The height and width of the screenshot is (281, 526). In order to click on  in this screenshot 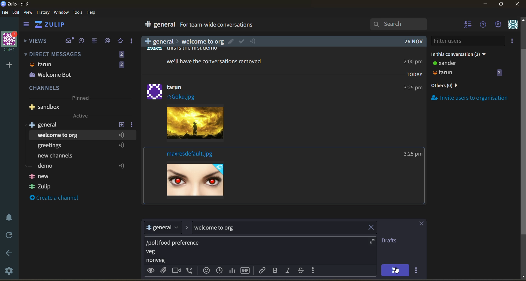, I will do `click(411, 41)`.